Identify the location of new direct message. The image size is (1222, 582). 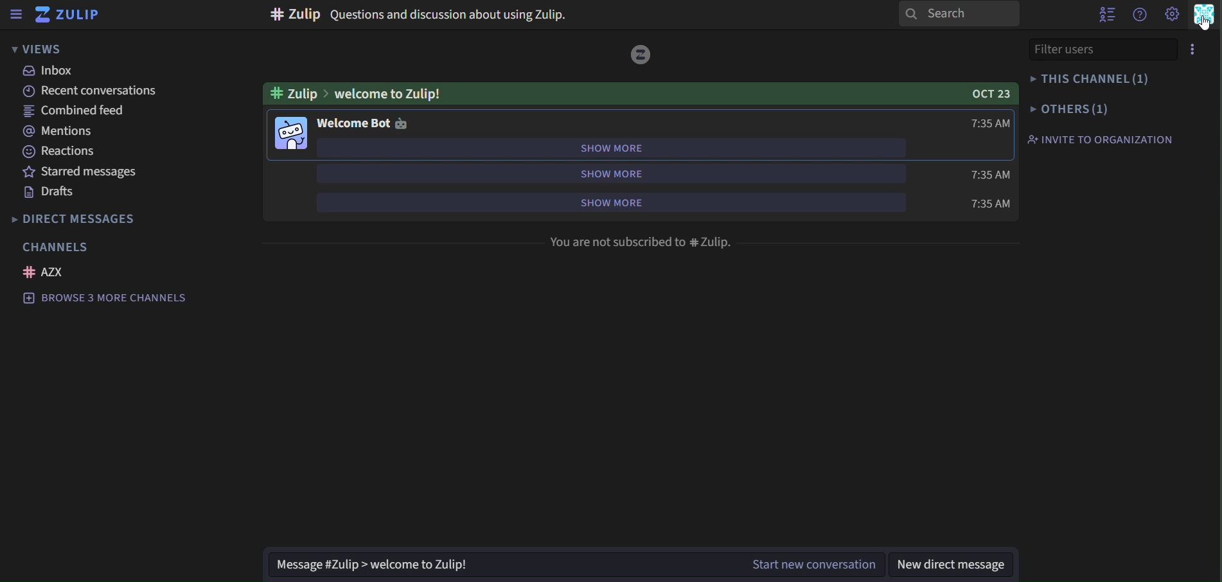
(953, 565).